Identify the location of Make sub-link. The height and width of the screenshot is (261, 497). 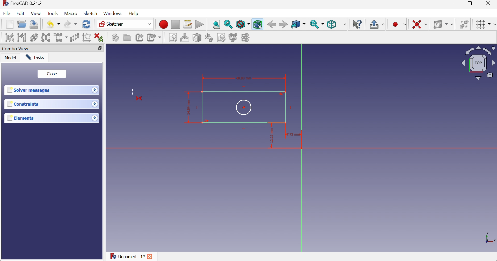
(155, 38).